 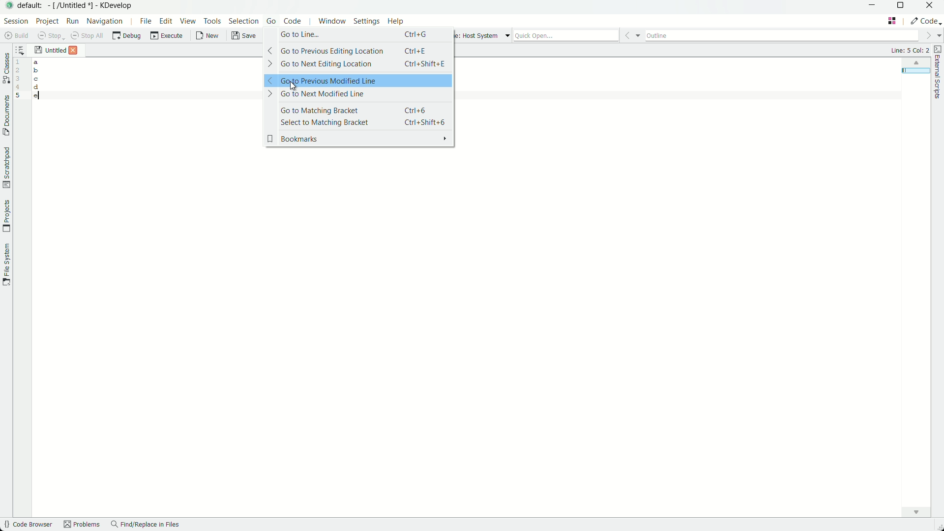 What do you see at coordinates (72, 22) in the screenshot?
I see `run` at bounding box center [72, 22].